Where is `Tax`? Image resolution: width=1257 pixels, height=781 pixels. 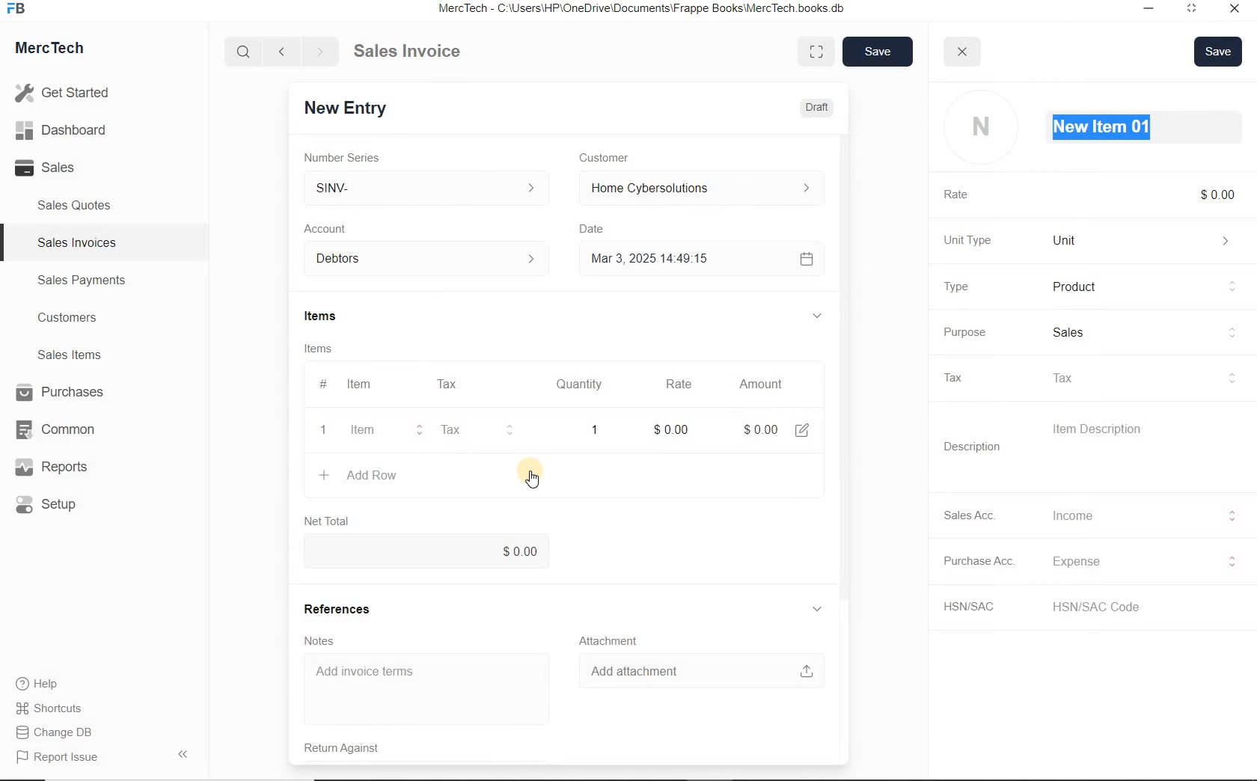
Tax is located at coordinates (466, 430).